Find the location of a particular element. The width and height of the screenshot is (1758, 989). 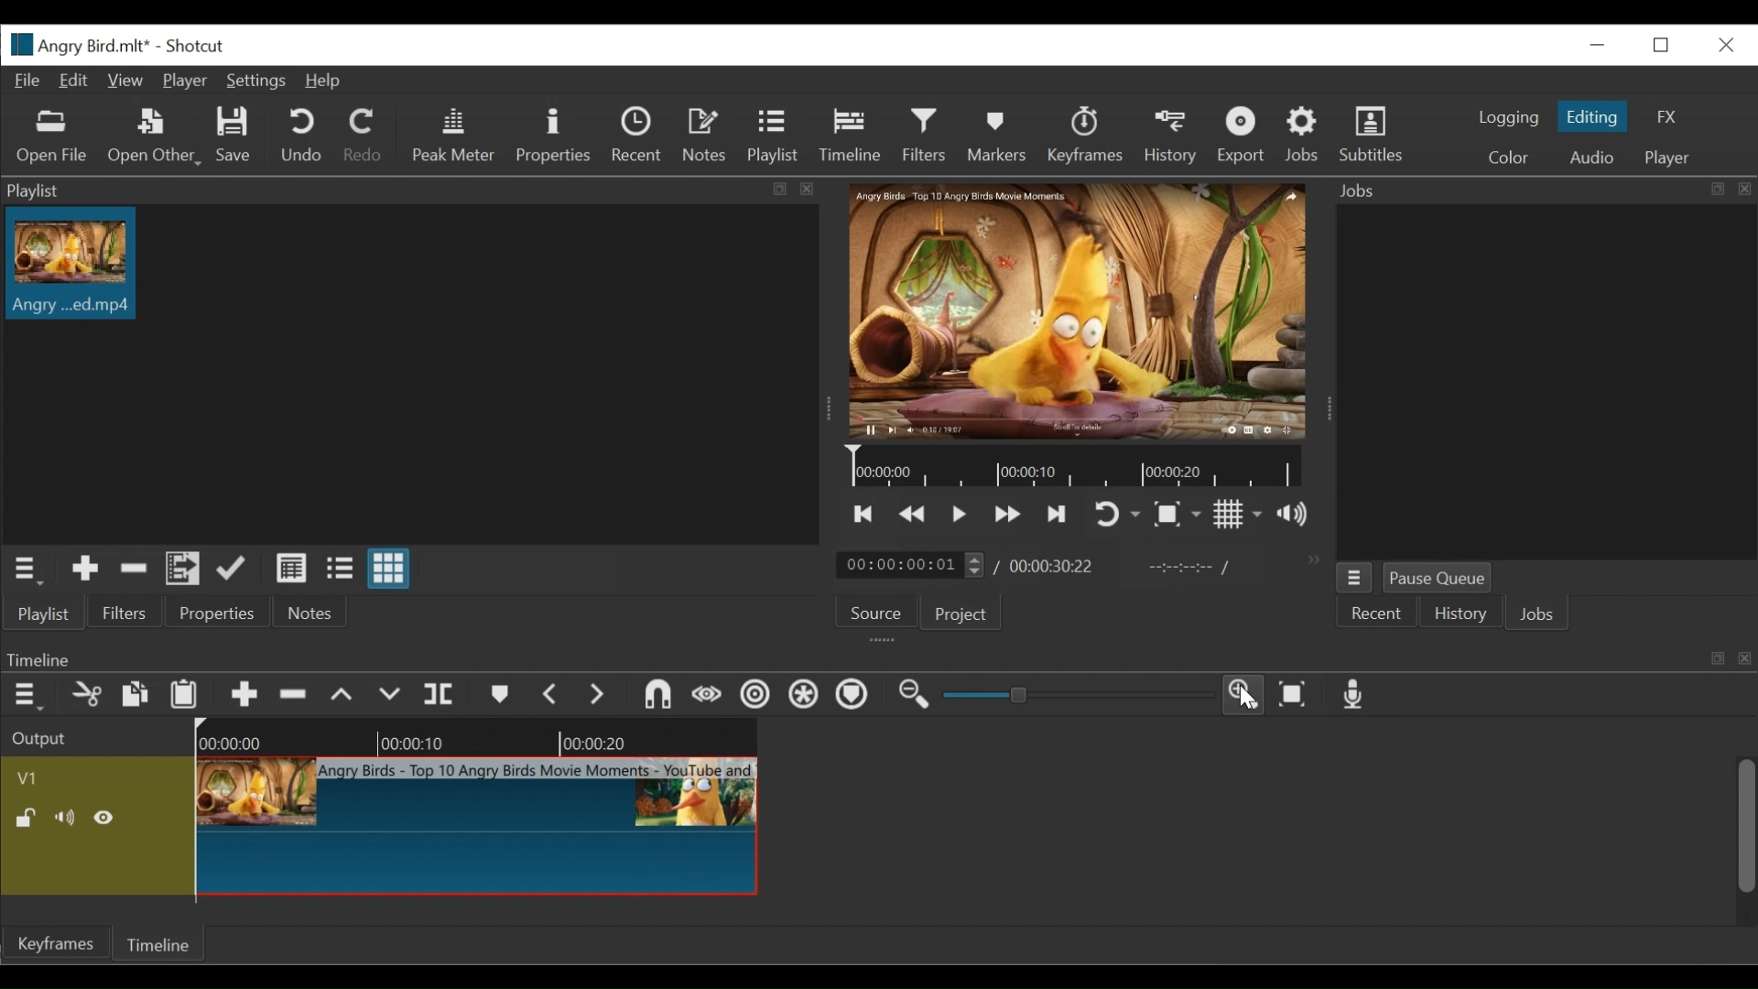

Jobs is located at coordinates (1304, 136).